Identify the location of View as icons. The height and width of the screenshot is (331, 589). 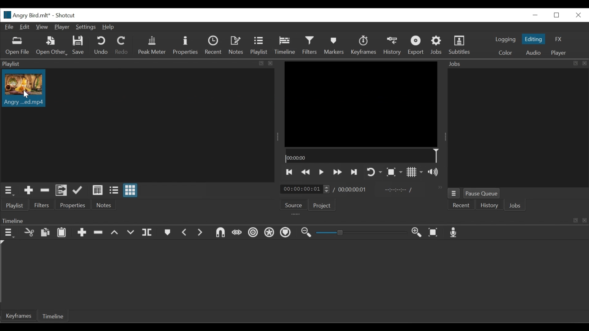
(131, 190).